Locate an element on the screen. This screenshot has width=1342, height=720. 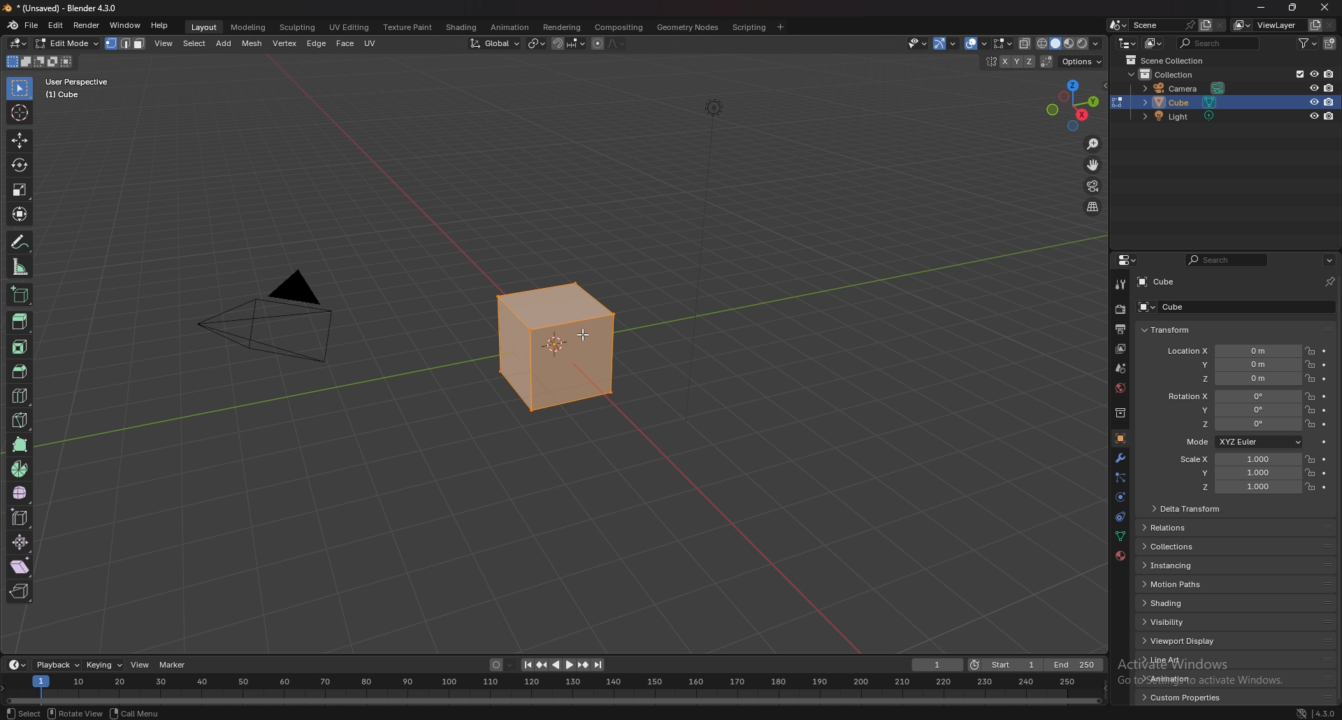
select mode is located at coordinates (126, 43).